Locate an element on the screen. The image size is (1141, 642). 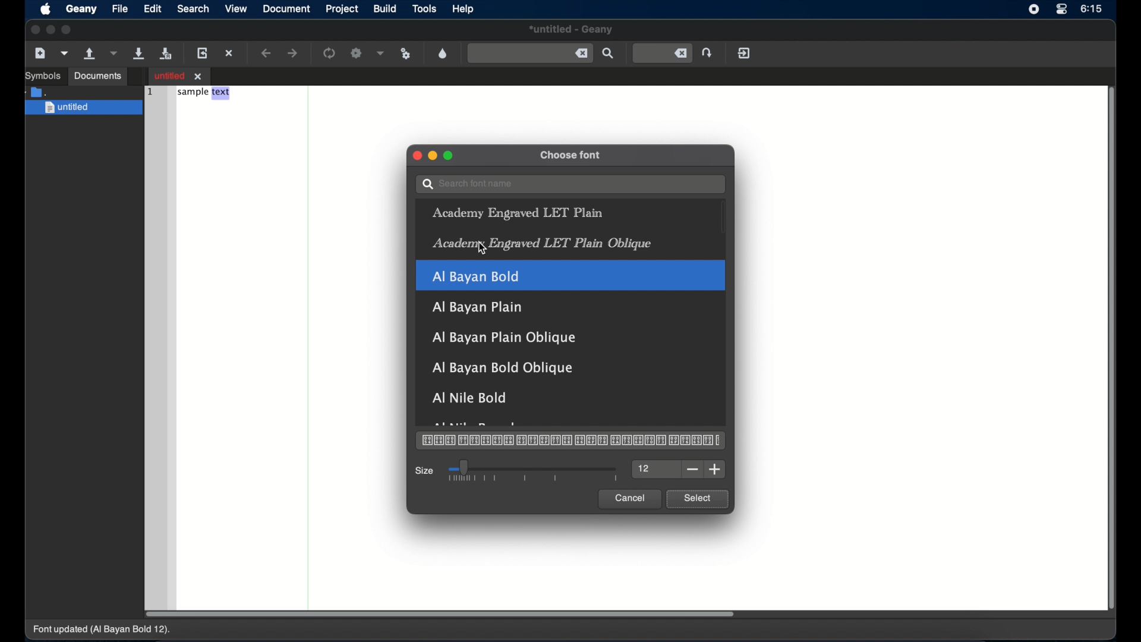
maximize is located at coordinates (449, 156).